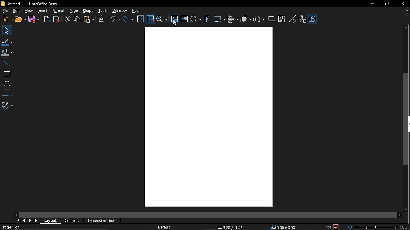  I want to click on Insert image, so click(175, 20).